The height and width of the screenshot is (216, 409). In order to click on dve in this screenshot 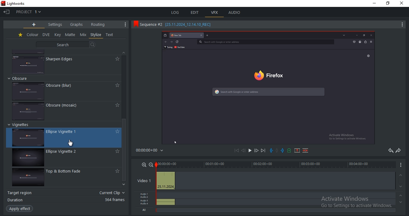, I will do `click(46, 35)`.